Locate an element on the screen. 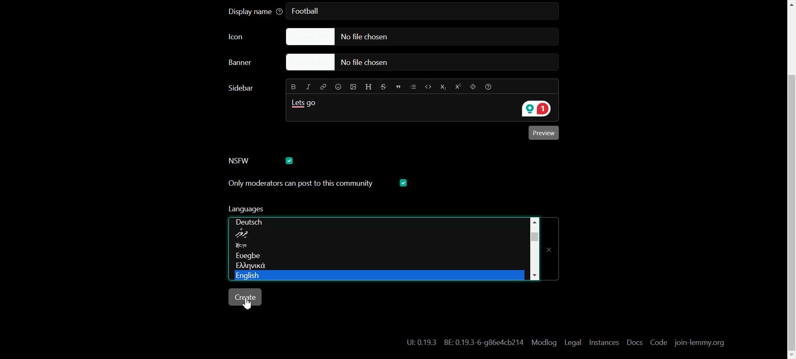  Hyperlink is located at coordinates (323, 86).